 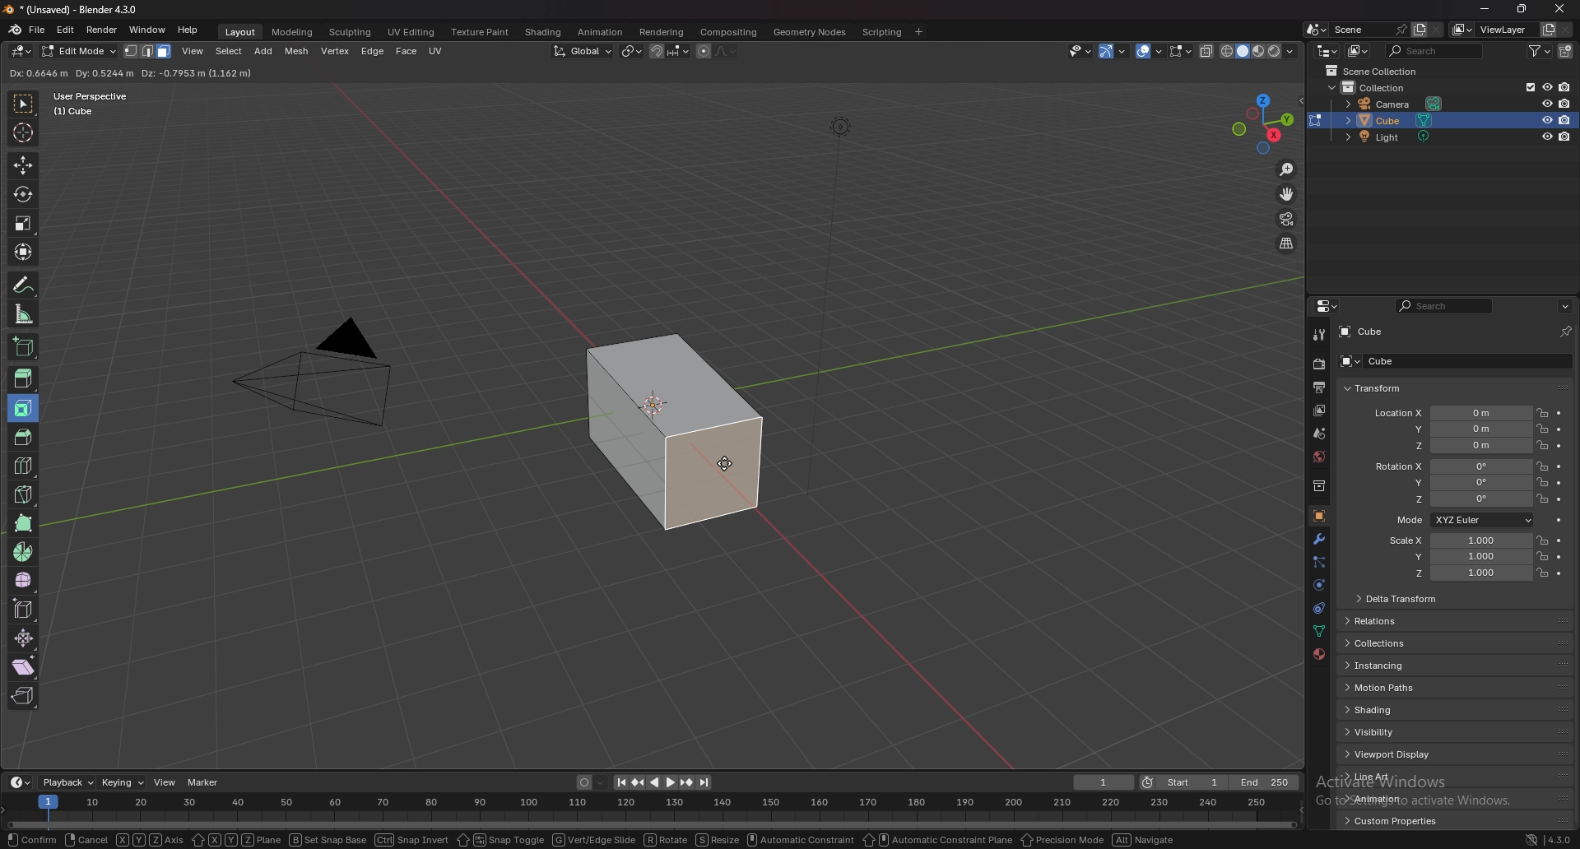 What do you see at coordinates (193, 51) in the screenshot?
I see `view` at bounding box center [193, 51].